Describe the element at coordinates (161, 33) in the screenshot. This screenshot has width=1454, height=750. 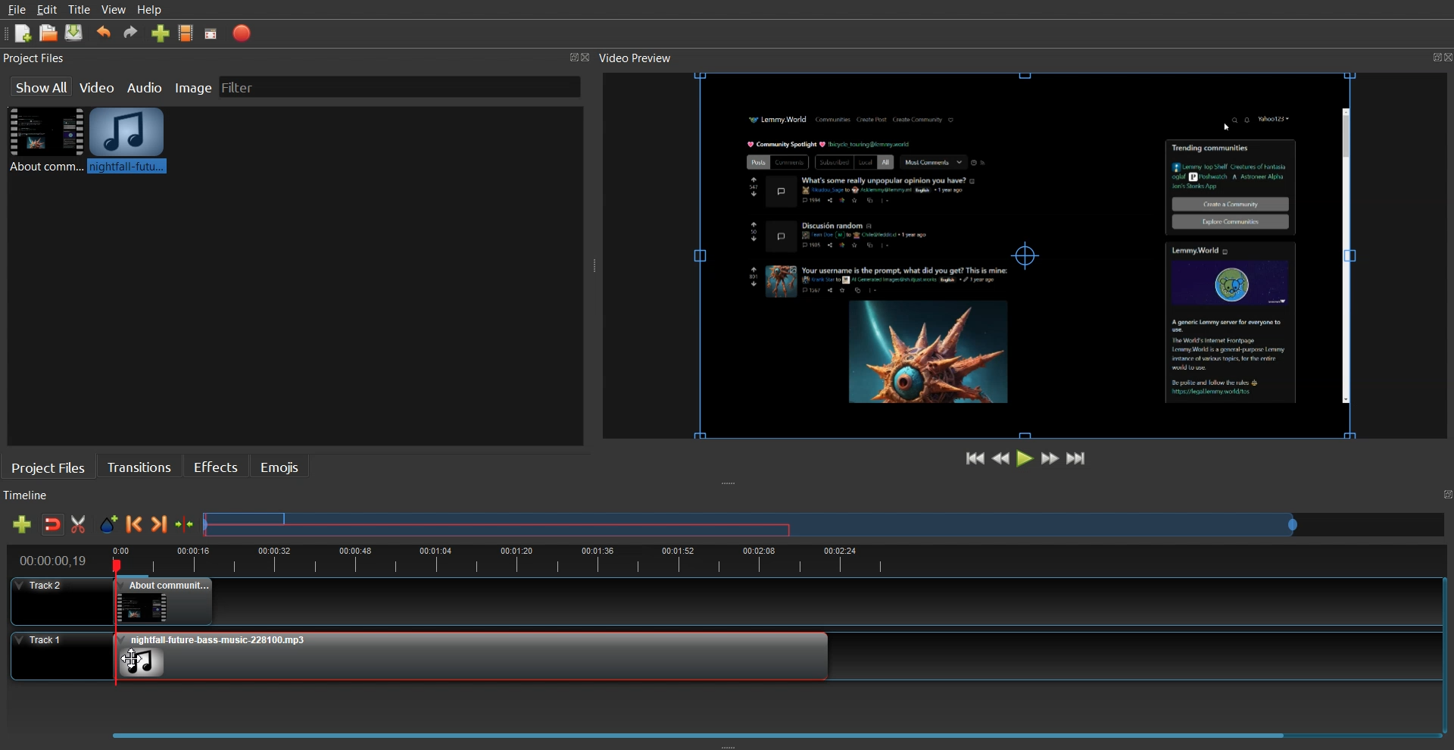
I see `Import file` at that location.